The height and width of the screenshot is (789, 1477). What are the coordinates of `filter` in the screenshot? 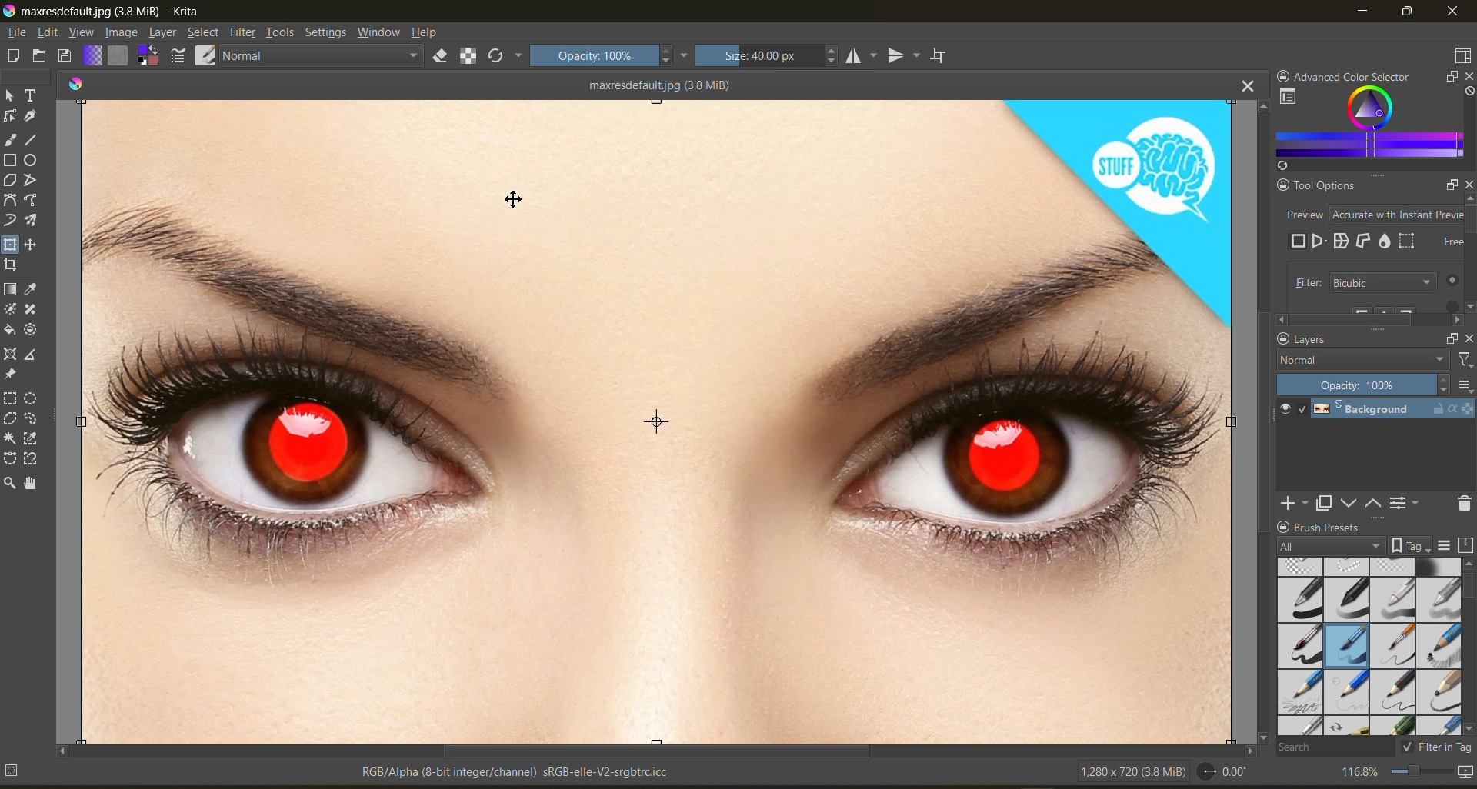 It's located at (1463, 360).